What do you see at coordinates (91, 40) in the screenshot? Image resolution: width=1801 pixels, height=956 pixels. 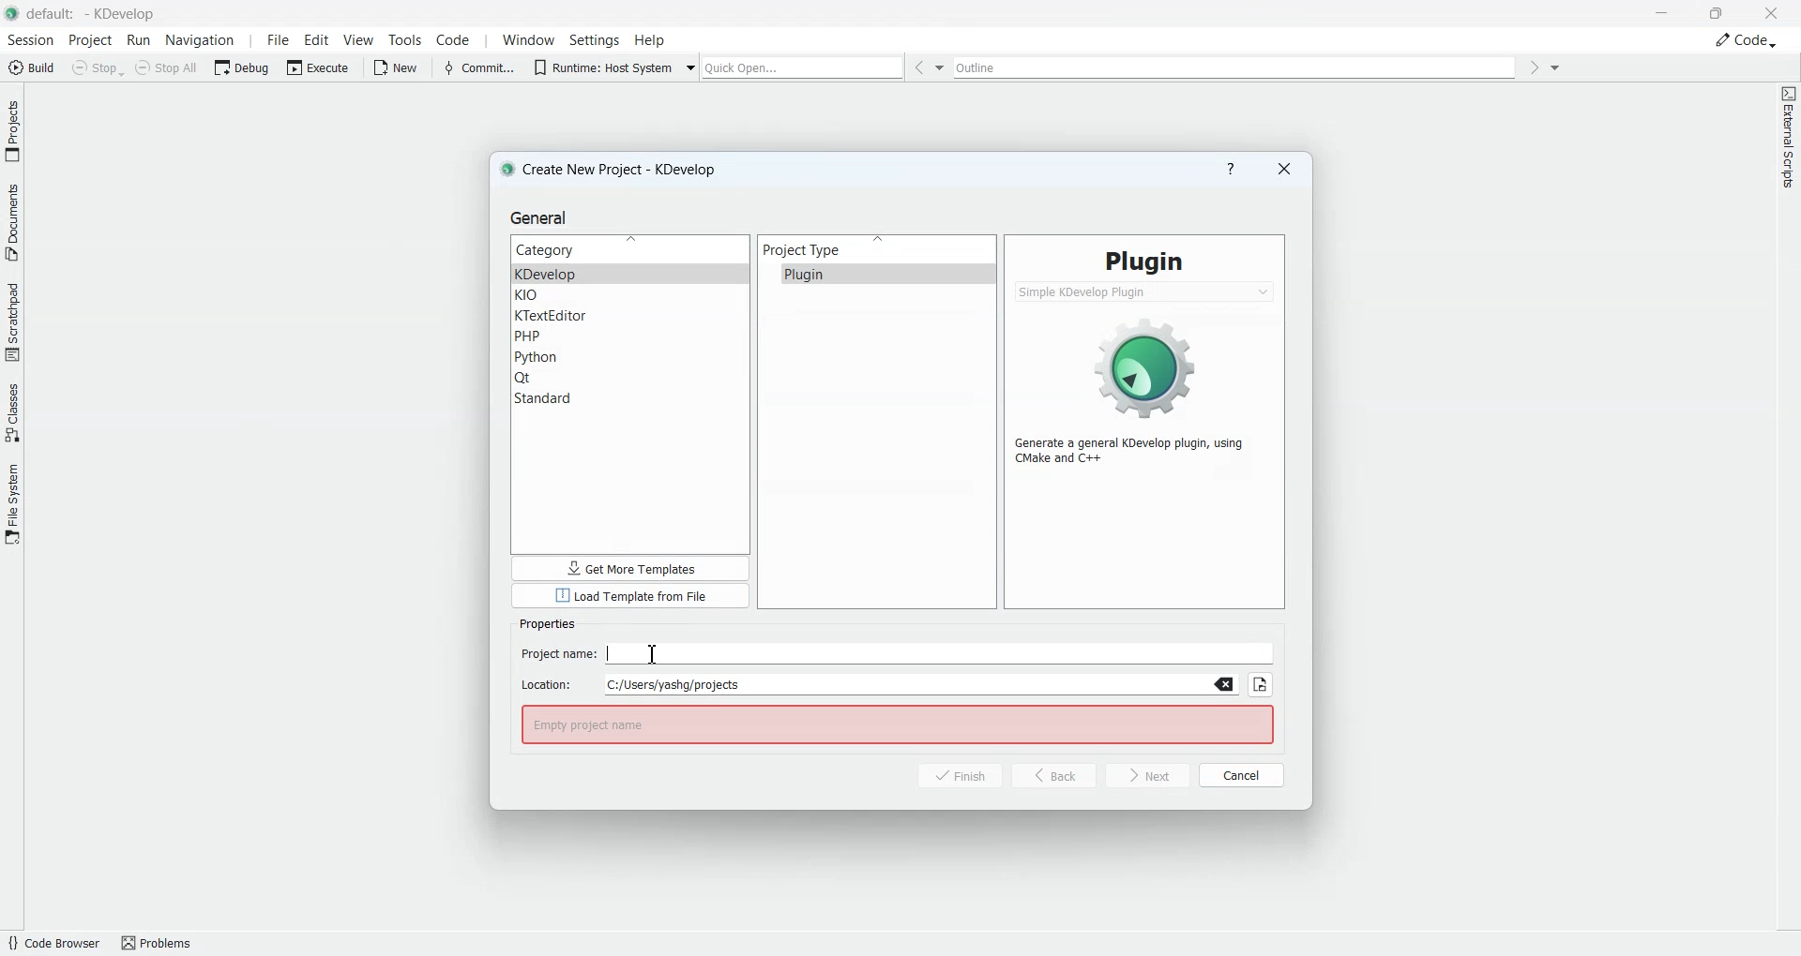 I see `Project` at bounding box center [91, 40].